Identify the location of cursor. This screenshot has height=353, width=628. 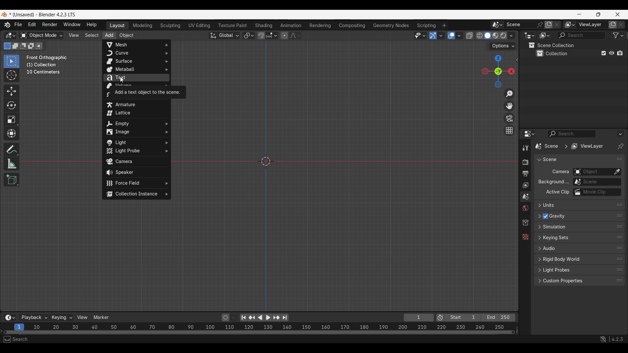
(122, 80).